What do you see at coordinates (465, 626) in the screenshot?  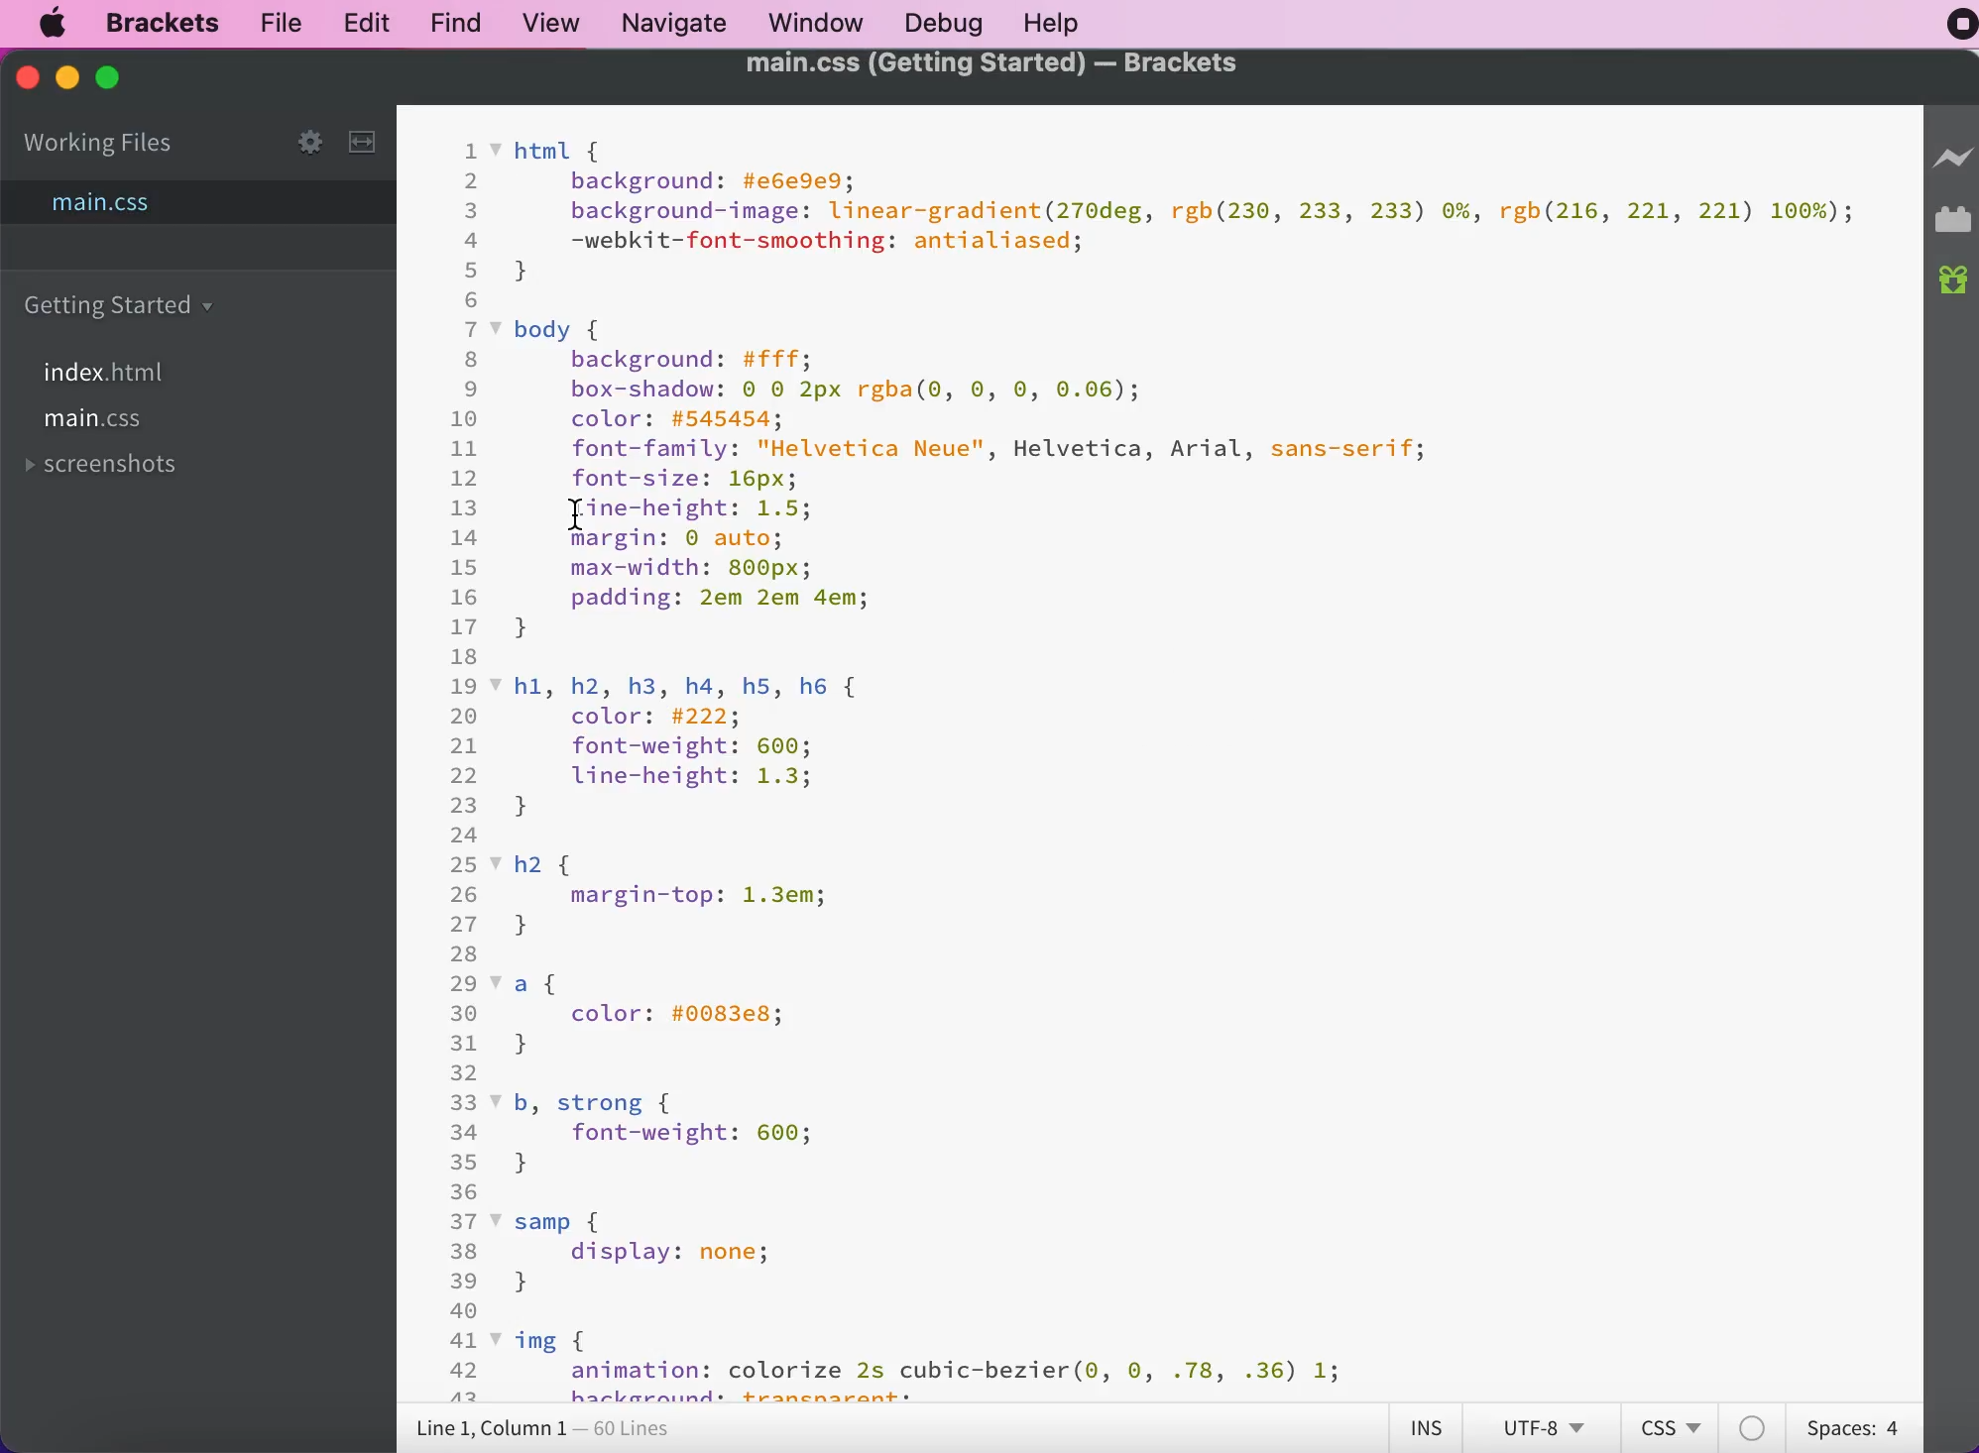 I see `17` at bounding box center [465, 626].